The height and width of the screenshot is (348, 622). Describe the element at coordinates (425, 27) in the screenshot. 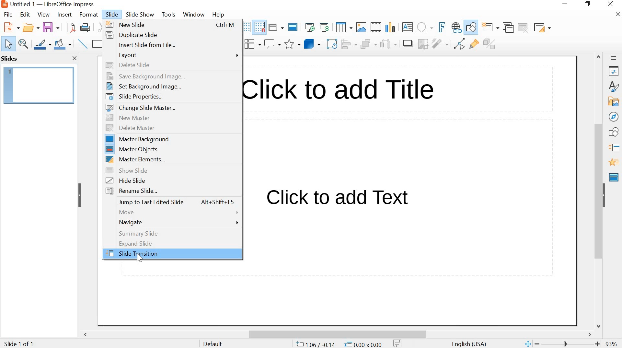

I see `Insert special characters` at that location.